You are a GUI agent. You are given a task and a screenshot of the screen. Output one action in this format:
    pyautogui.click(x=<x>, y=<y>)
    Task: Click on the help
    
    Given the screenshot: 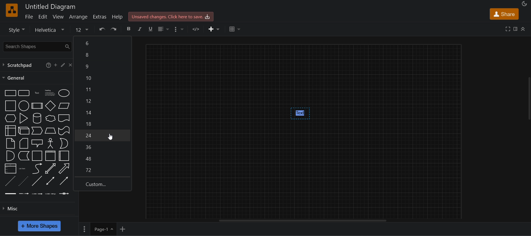 What is the action you would take?
    pyautogui.click(x=48, y=65)
    